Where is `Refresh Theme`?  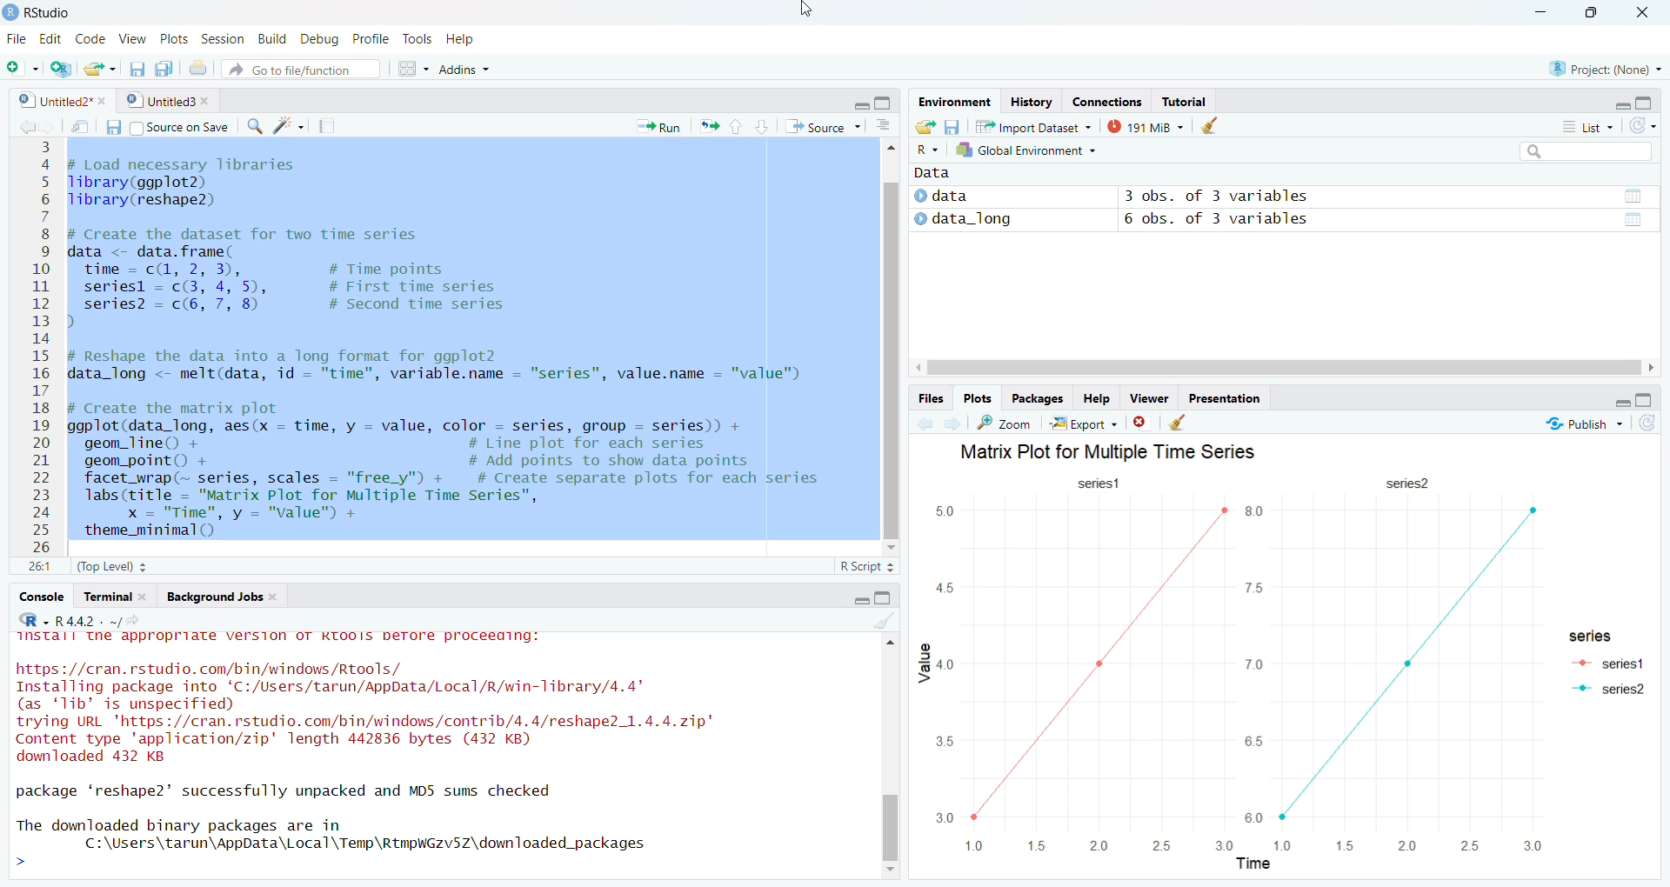
Refresh Theme is located at coordinates (1646, 423).